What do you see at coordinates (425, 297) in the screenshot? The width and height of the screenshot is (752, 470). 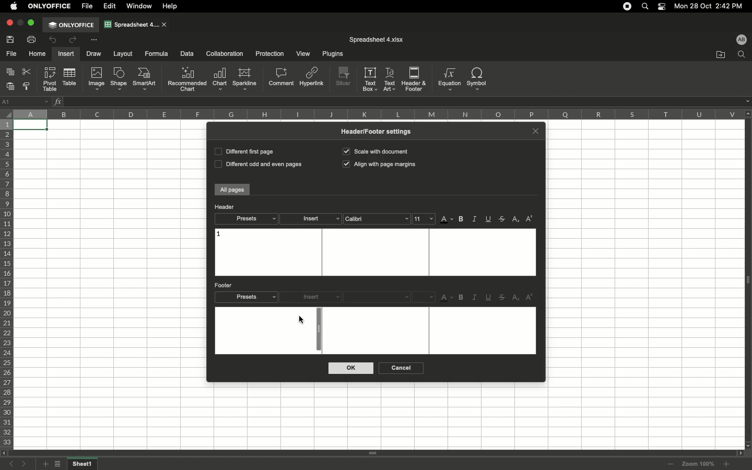 I see `menu` at bounding box center [425, 297].